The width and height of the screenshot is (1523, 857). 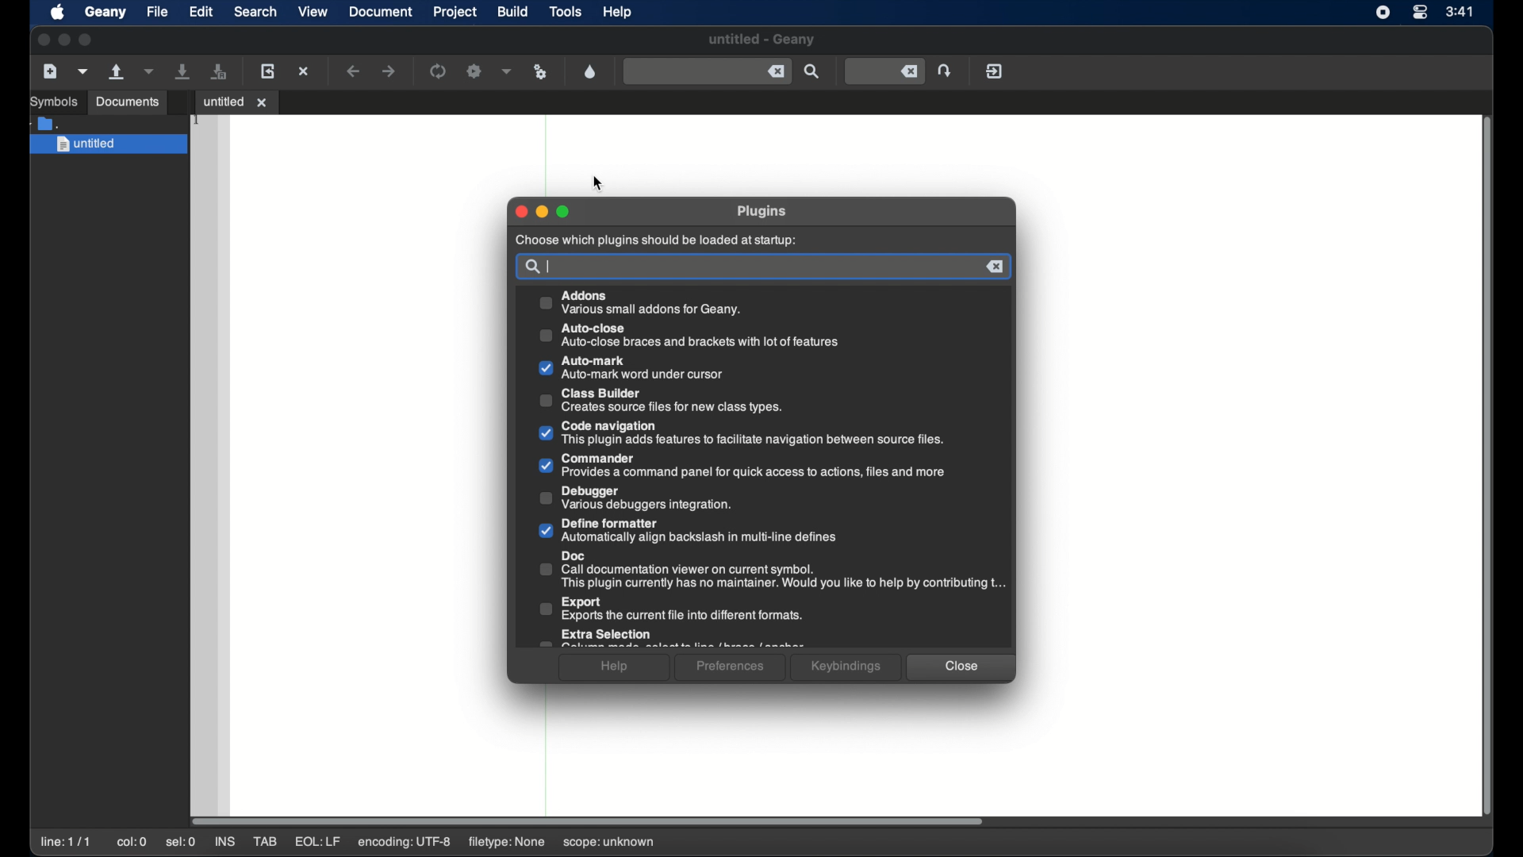 What do you see at coordinates (590, 72) in the screenshot?
I see `open color chooser dialog` at bounding box center [590, 72].